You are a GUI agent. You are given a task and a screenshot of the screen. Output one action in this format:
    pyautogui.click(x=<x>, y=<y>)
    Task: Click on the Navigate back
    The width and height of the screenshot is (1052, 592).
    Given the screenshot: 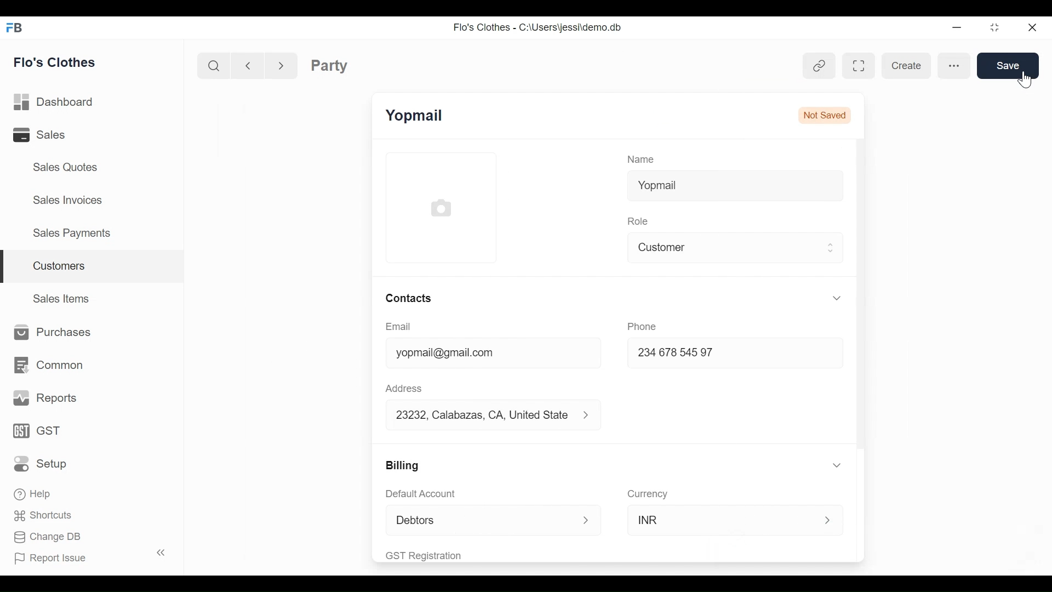 What is the action you would take?
    pyautogui.click(x=247, y=65)
    